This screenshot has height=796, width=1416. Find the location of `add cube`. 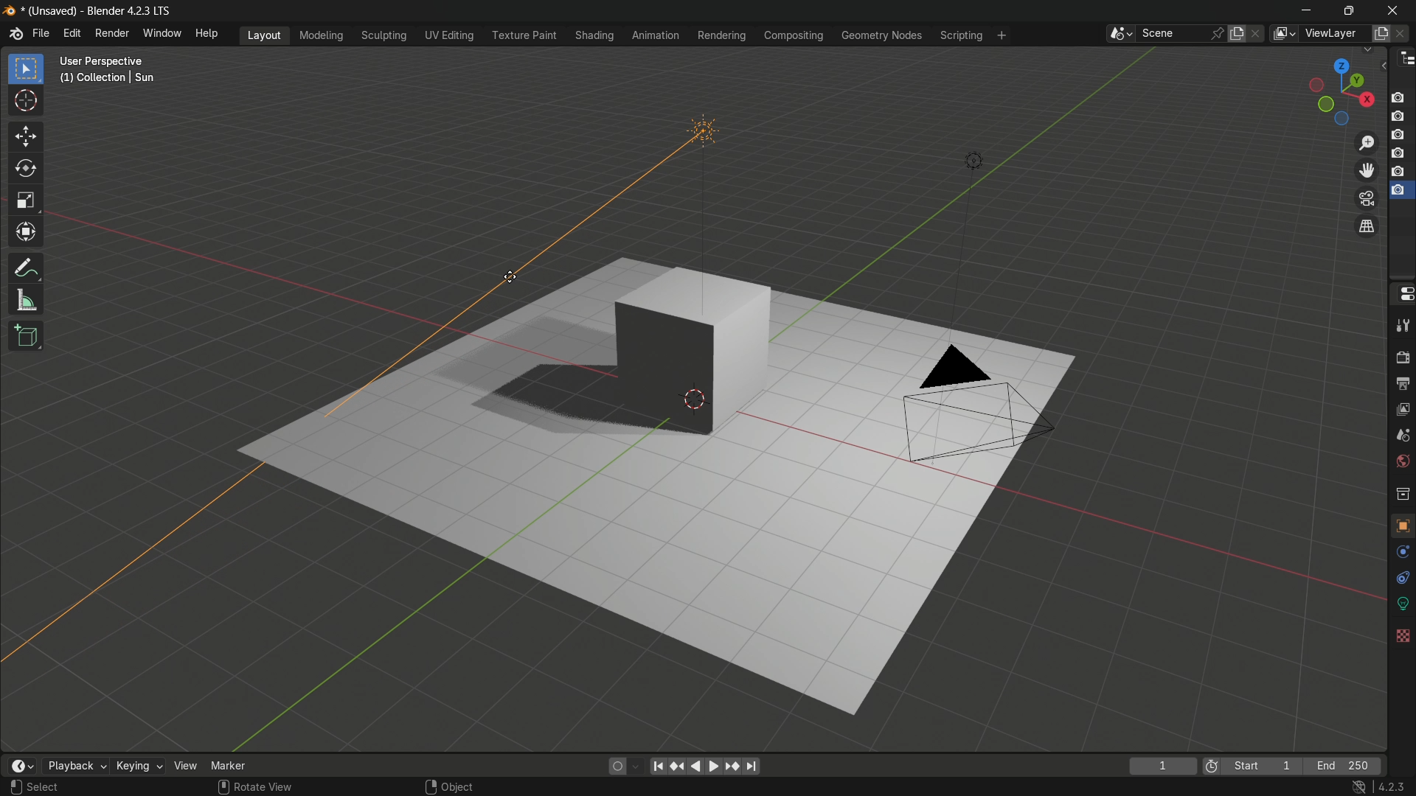

add cube is located at coordinates (28, 336).